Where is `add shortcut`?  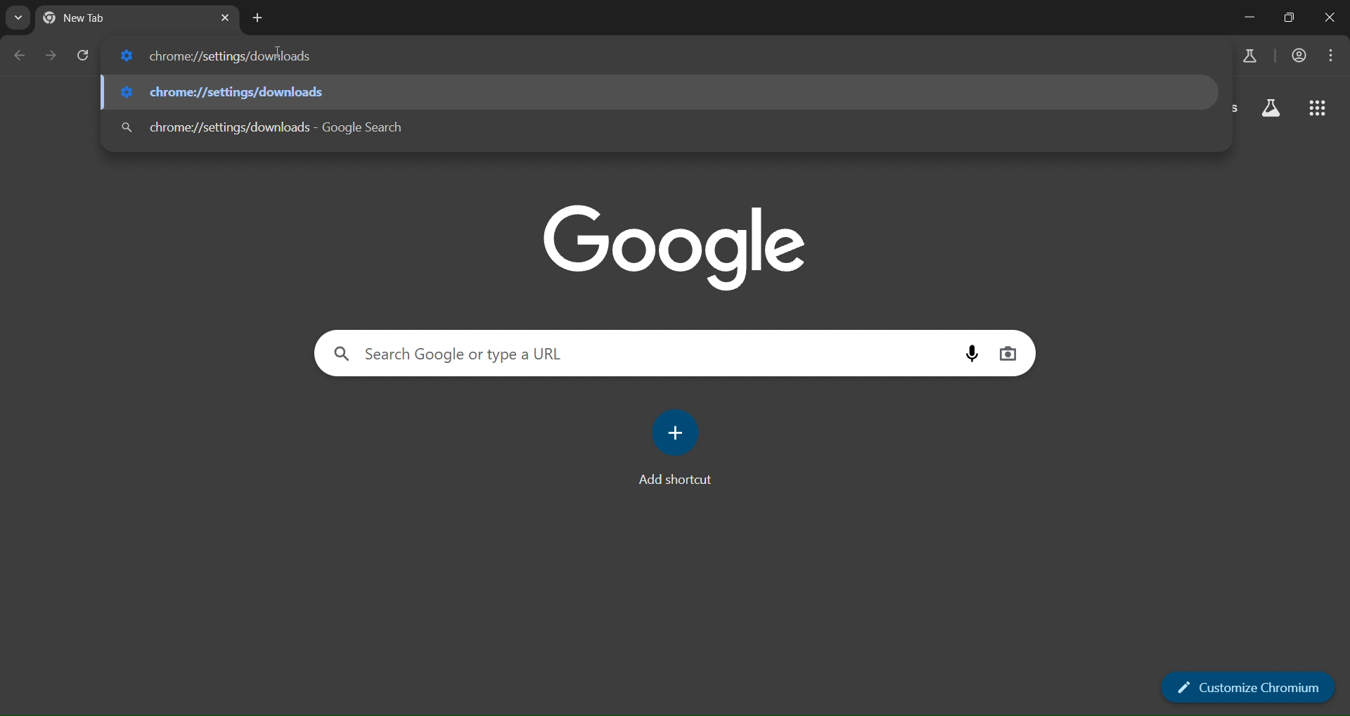
add shortcut is located at coordinates (679, 448).